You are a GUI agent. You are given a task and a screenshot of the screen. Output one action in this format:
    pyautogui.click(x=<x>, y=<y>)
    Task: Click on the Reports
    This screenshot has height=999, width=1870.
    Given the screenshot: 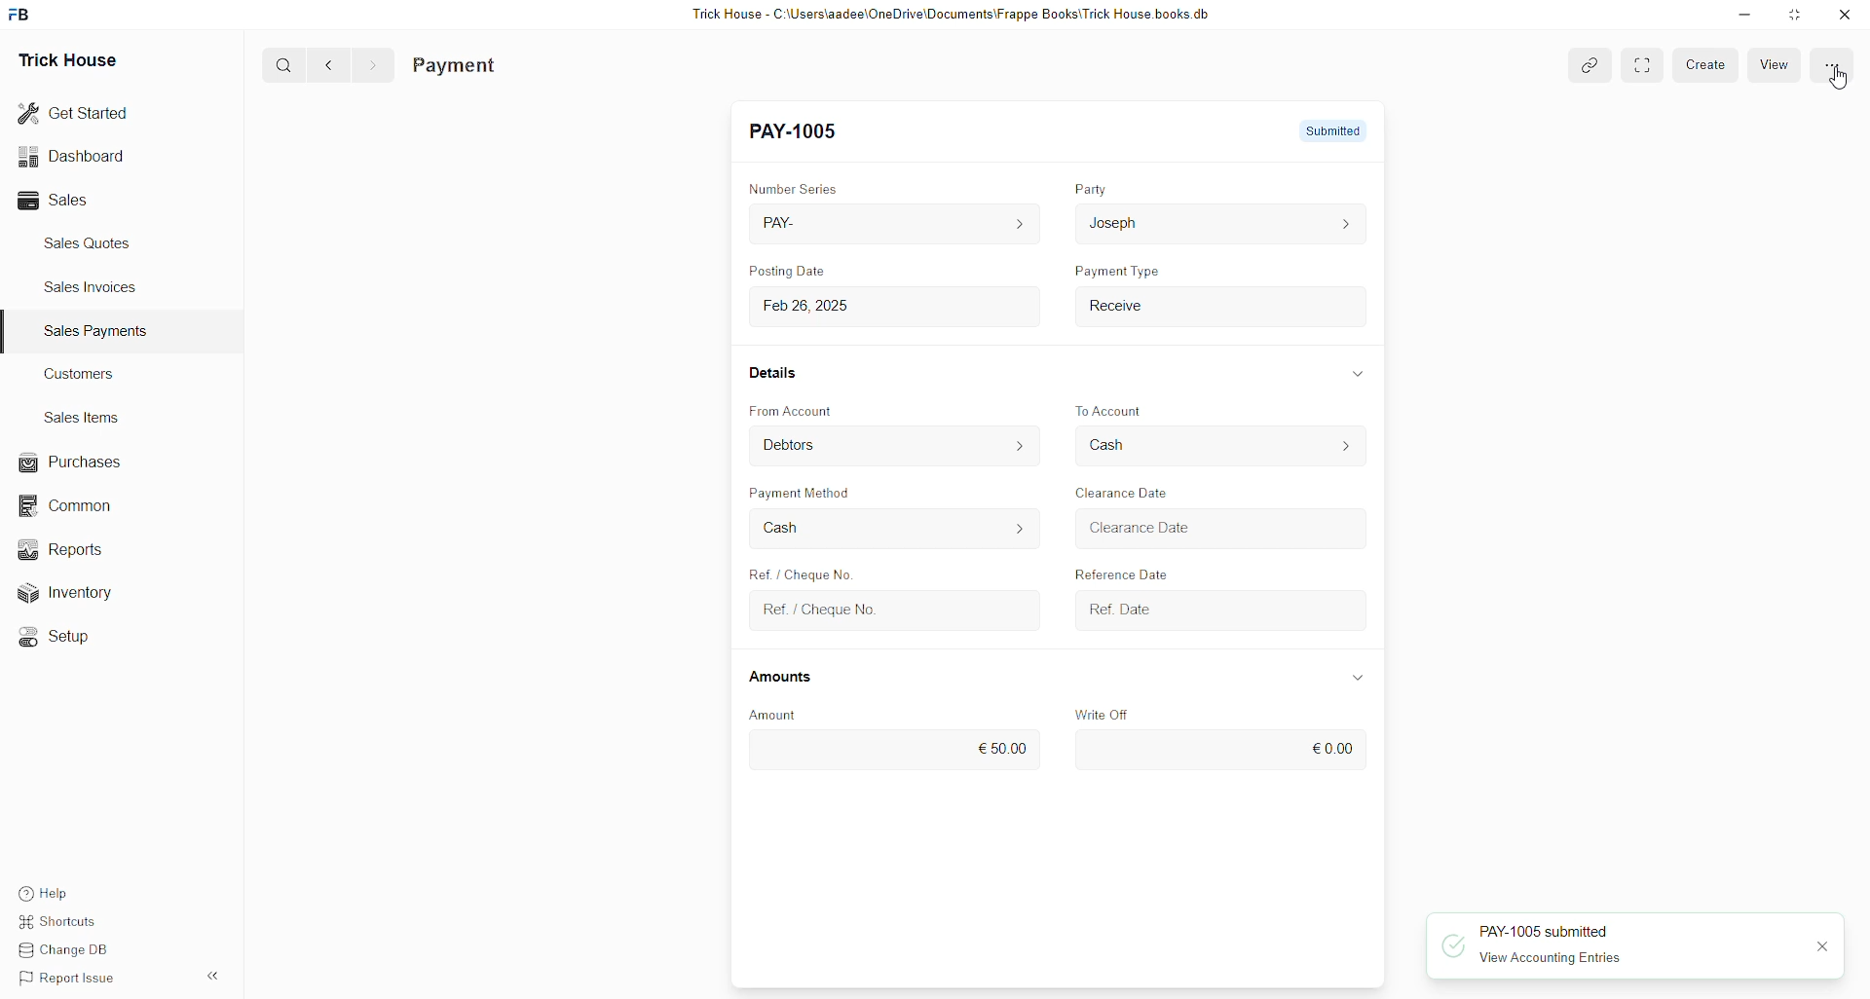 What is the action you would take?
    pyautogui.click(x=73, y=548)
    